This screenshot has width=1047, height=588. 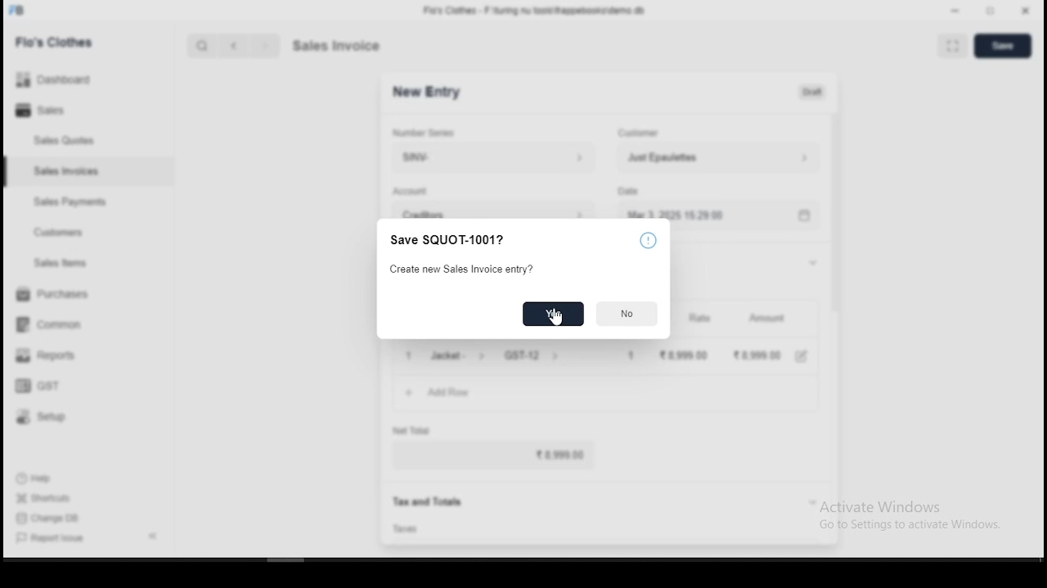 What do you see at coordinates (39, 478) in the screenshot?
I see `help` at bounding box center [39, 478].